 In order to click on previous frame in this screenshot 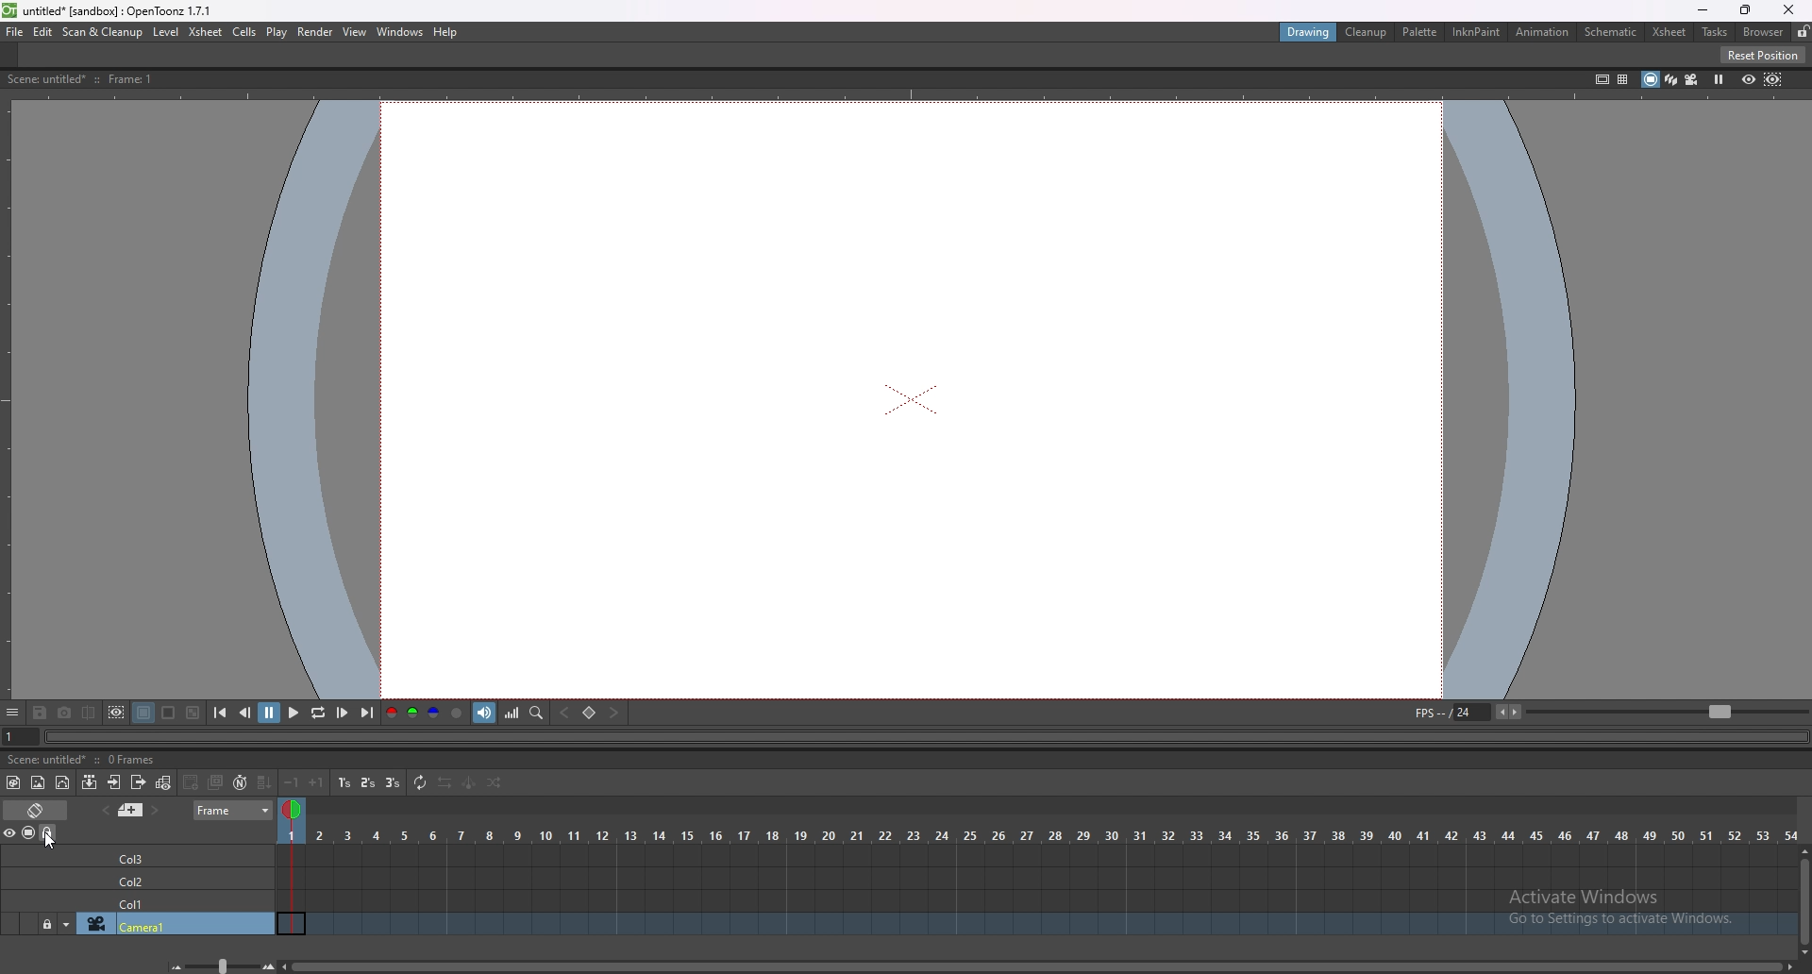, I will do `click(245, 713)`.